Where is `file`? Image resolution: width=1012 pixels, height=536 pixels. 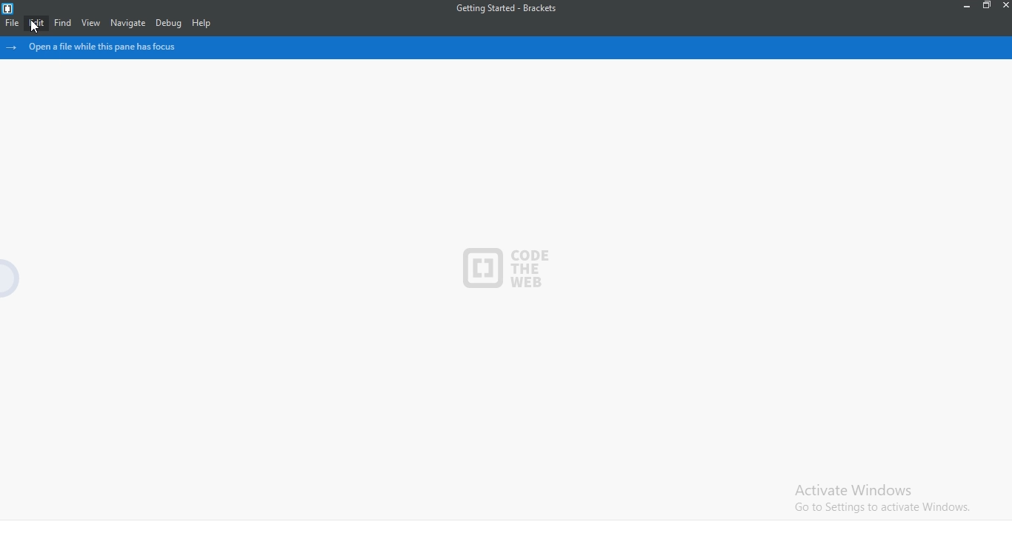 file is located at coordinates (12, 24).